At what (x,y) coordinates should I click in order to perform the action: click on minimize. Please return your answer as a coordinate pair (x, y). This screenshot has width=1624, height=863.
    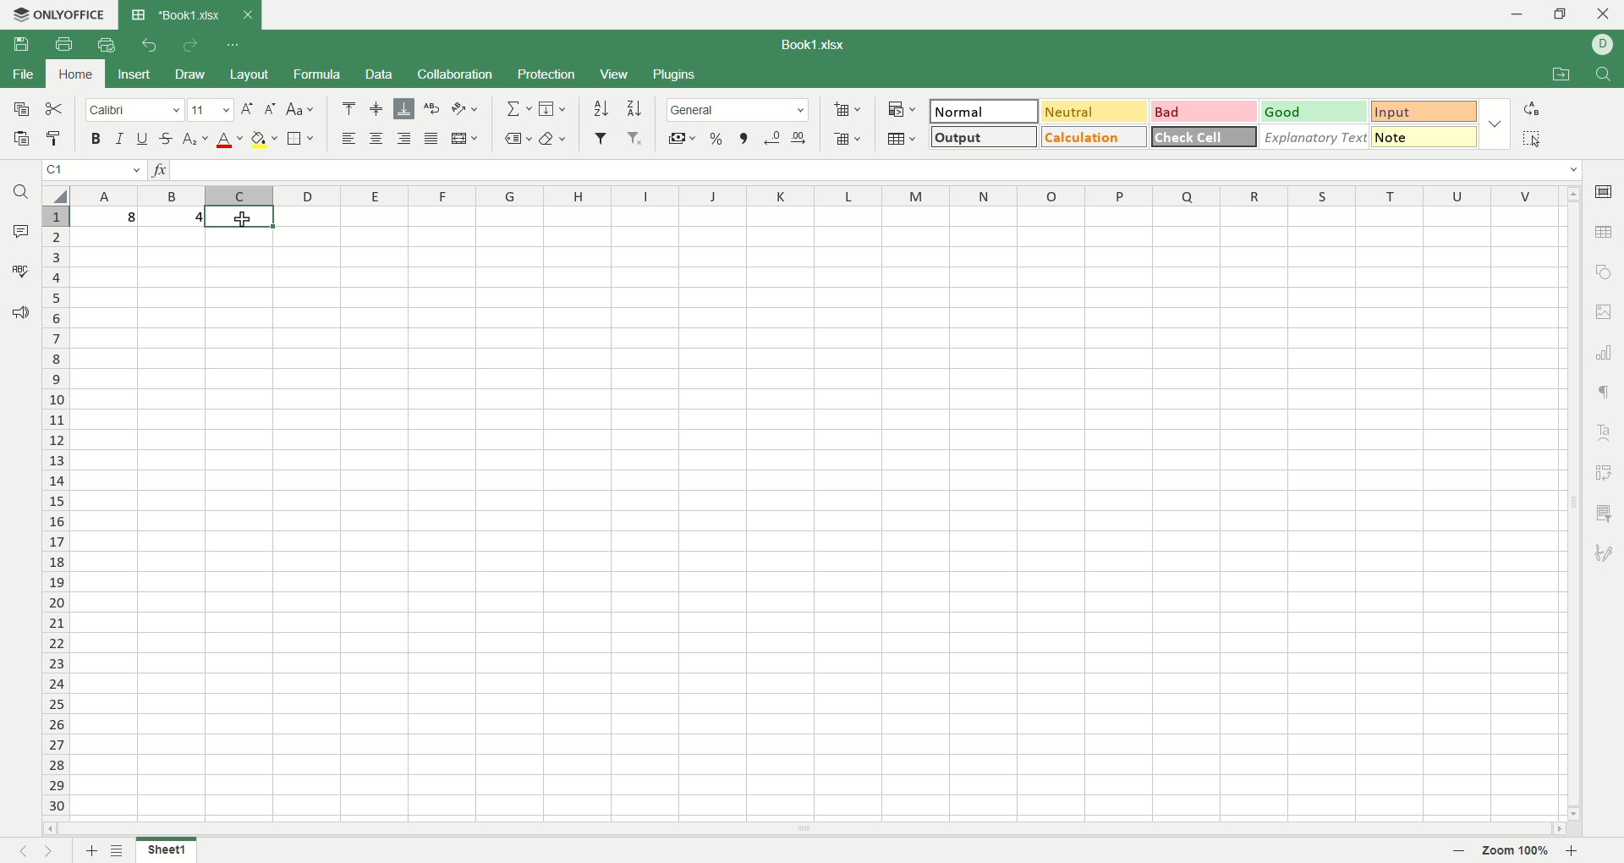
    Looking at the image, I should click on (1515, 16).